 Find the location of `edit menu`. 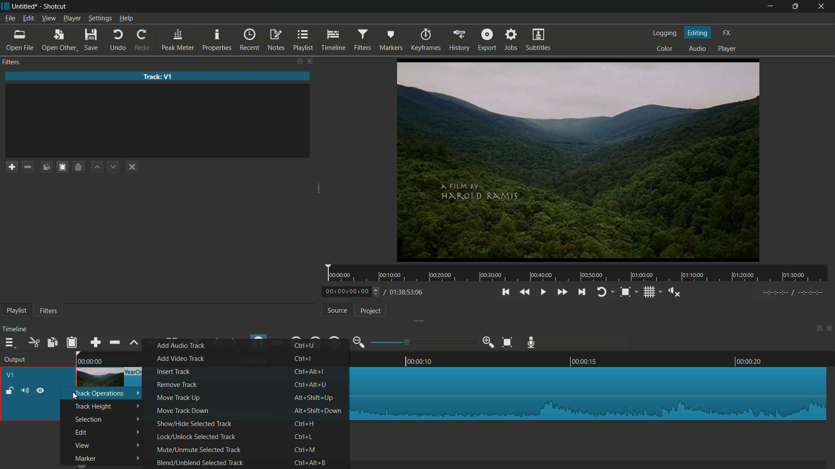

edit menu is located at coordinates (28, 18).